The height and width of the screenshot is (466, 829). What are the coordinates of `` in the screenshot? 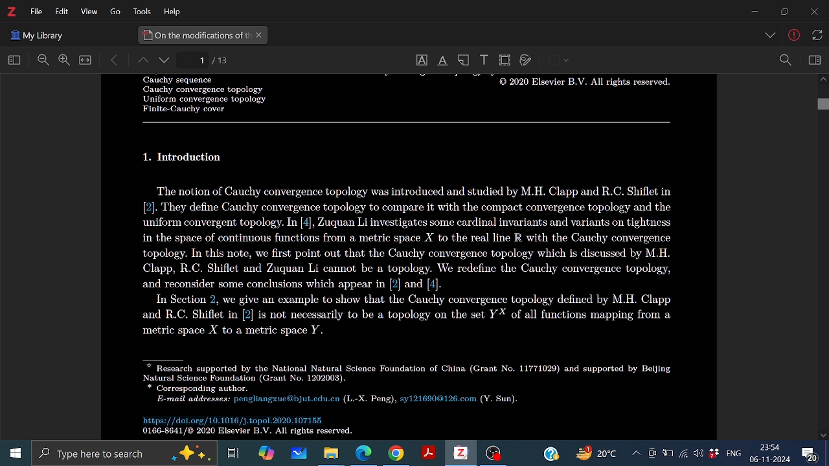 It's located at (795, 37).